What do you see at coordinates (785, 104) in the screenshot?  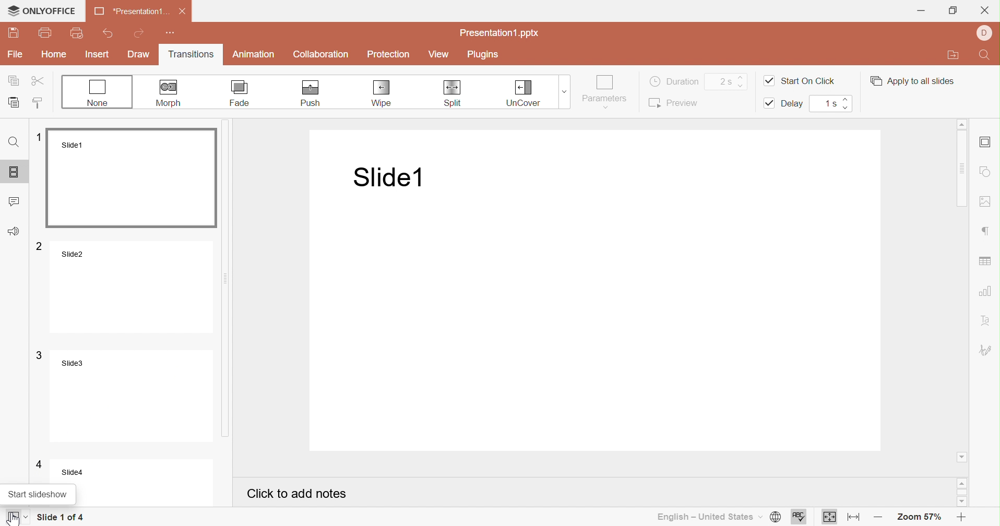 I see `Delay` at bounding box center [785, 104].